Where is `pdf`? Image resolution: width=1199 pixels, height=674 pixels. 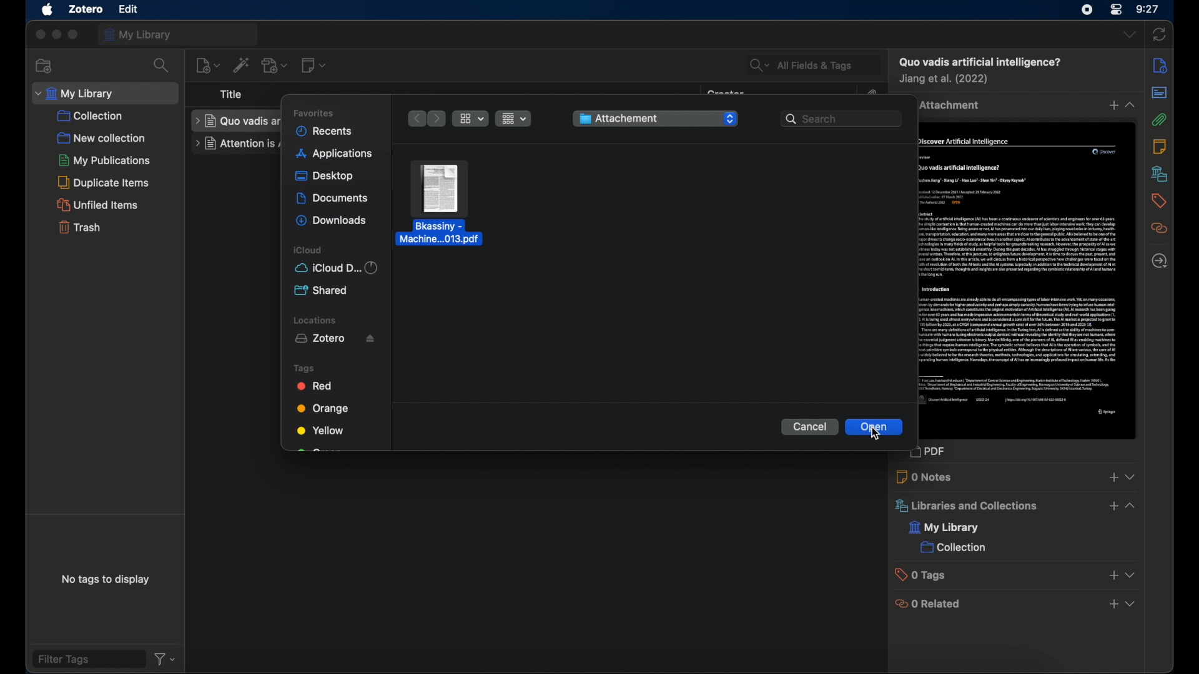
pdf is located at coordinates (935, 453).